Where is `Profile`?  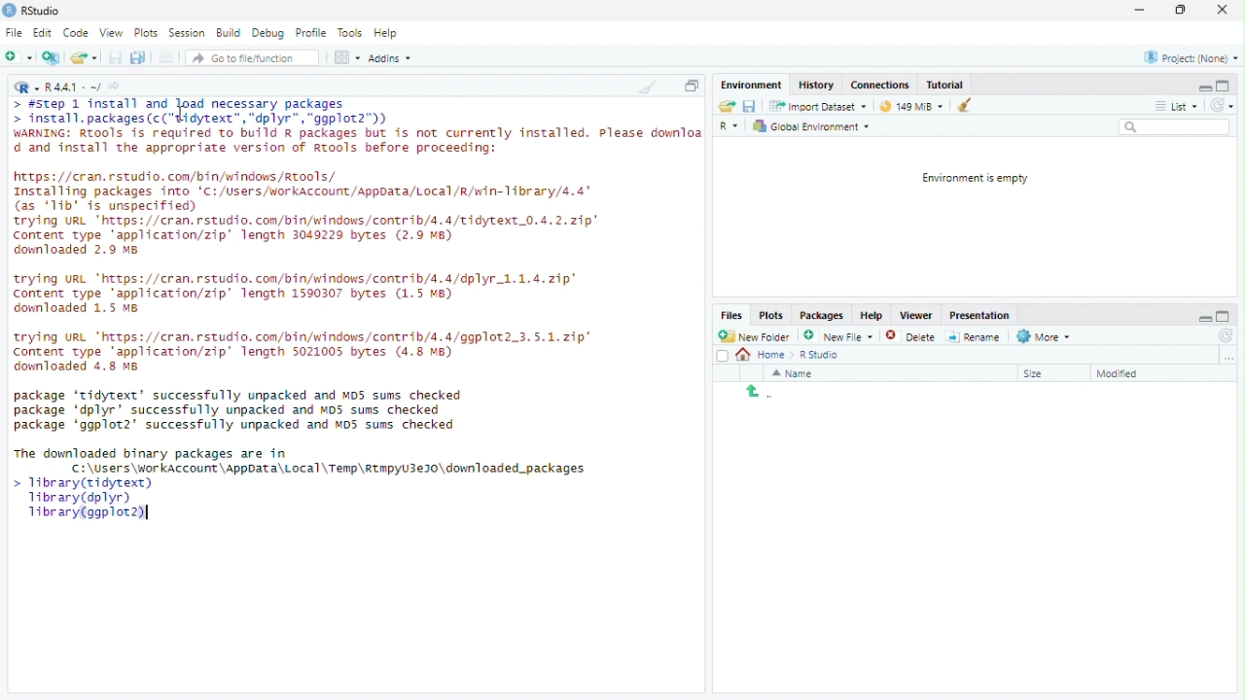
Profile is located at coordinates (310, 32).